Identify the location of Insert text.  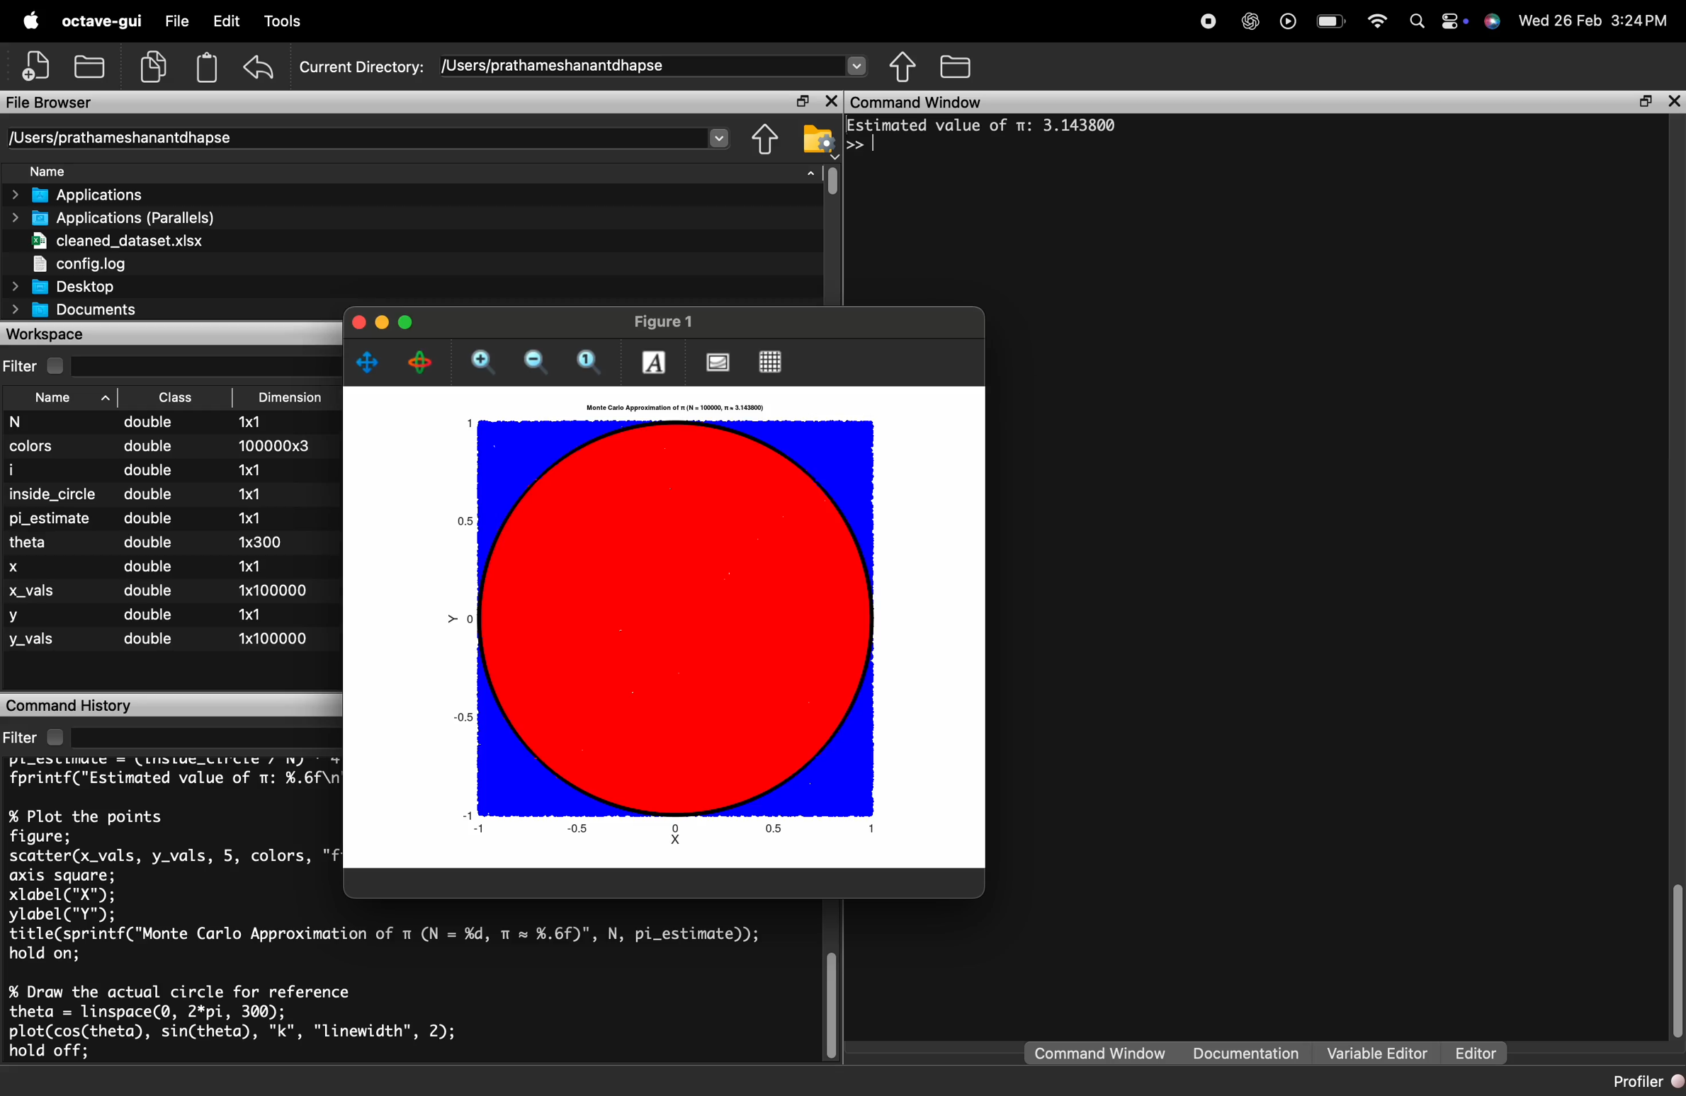
(656, 361).